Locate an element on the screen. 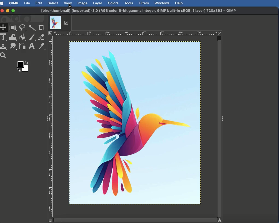 Image resolution: width=279 pixels, height=223 pixels. View is located at coordinates (68, 3).